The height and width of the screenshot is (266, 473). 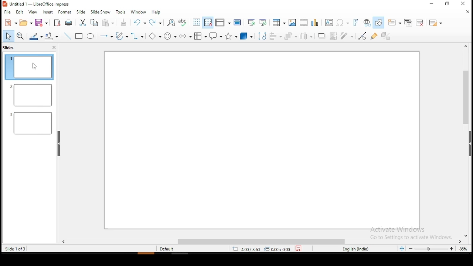 I want to click on minimize, so click(x=427, y=4).